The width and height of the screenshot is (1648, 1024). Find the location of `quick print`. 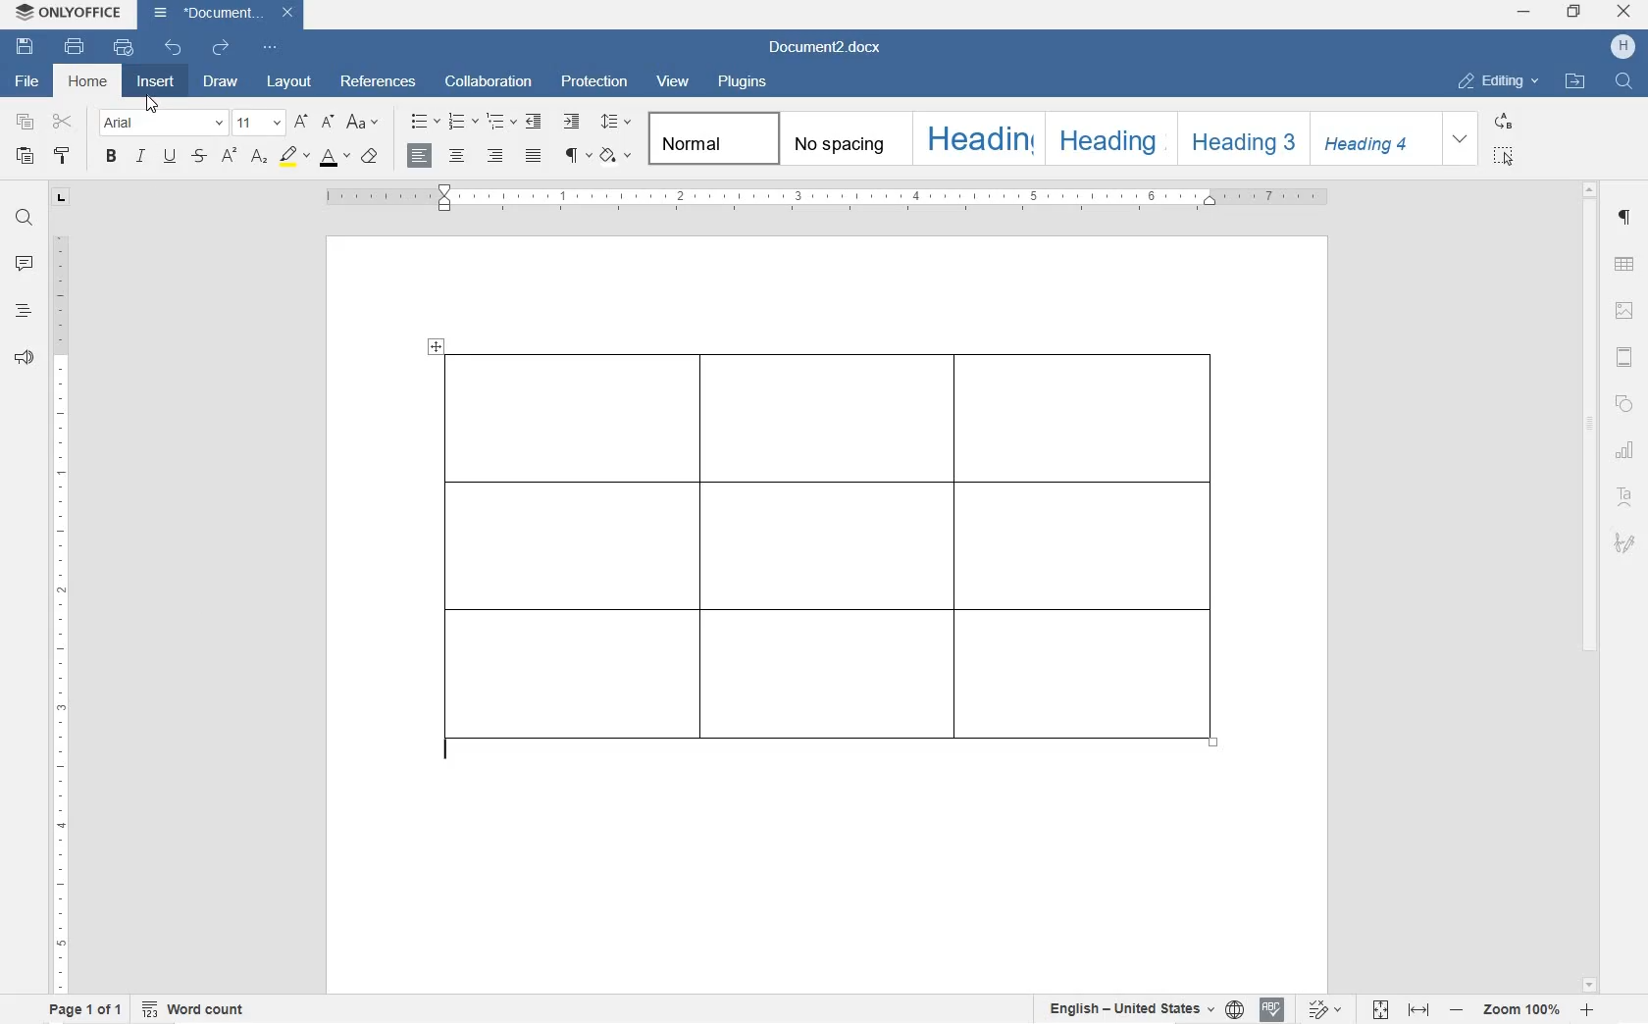

quick print is located at coordinates (124, 47).